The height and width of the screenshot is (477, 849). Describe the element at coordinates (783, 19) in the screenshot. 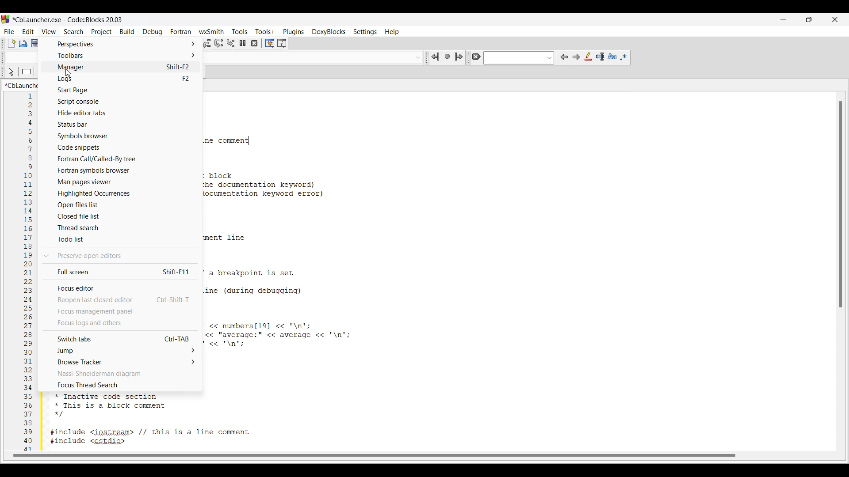

I see `Minimize` at that location.